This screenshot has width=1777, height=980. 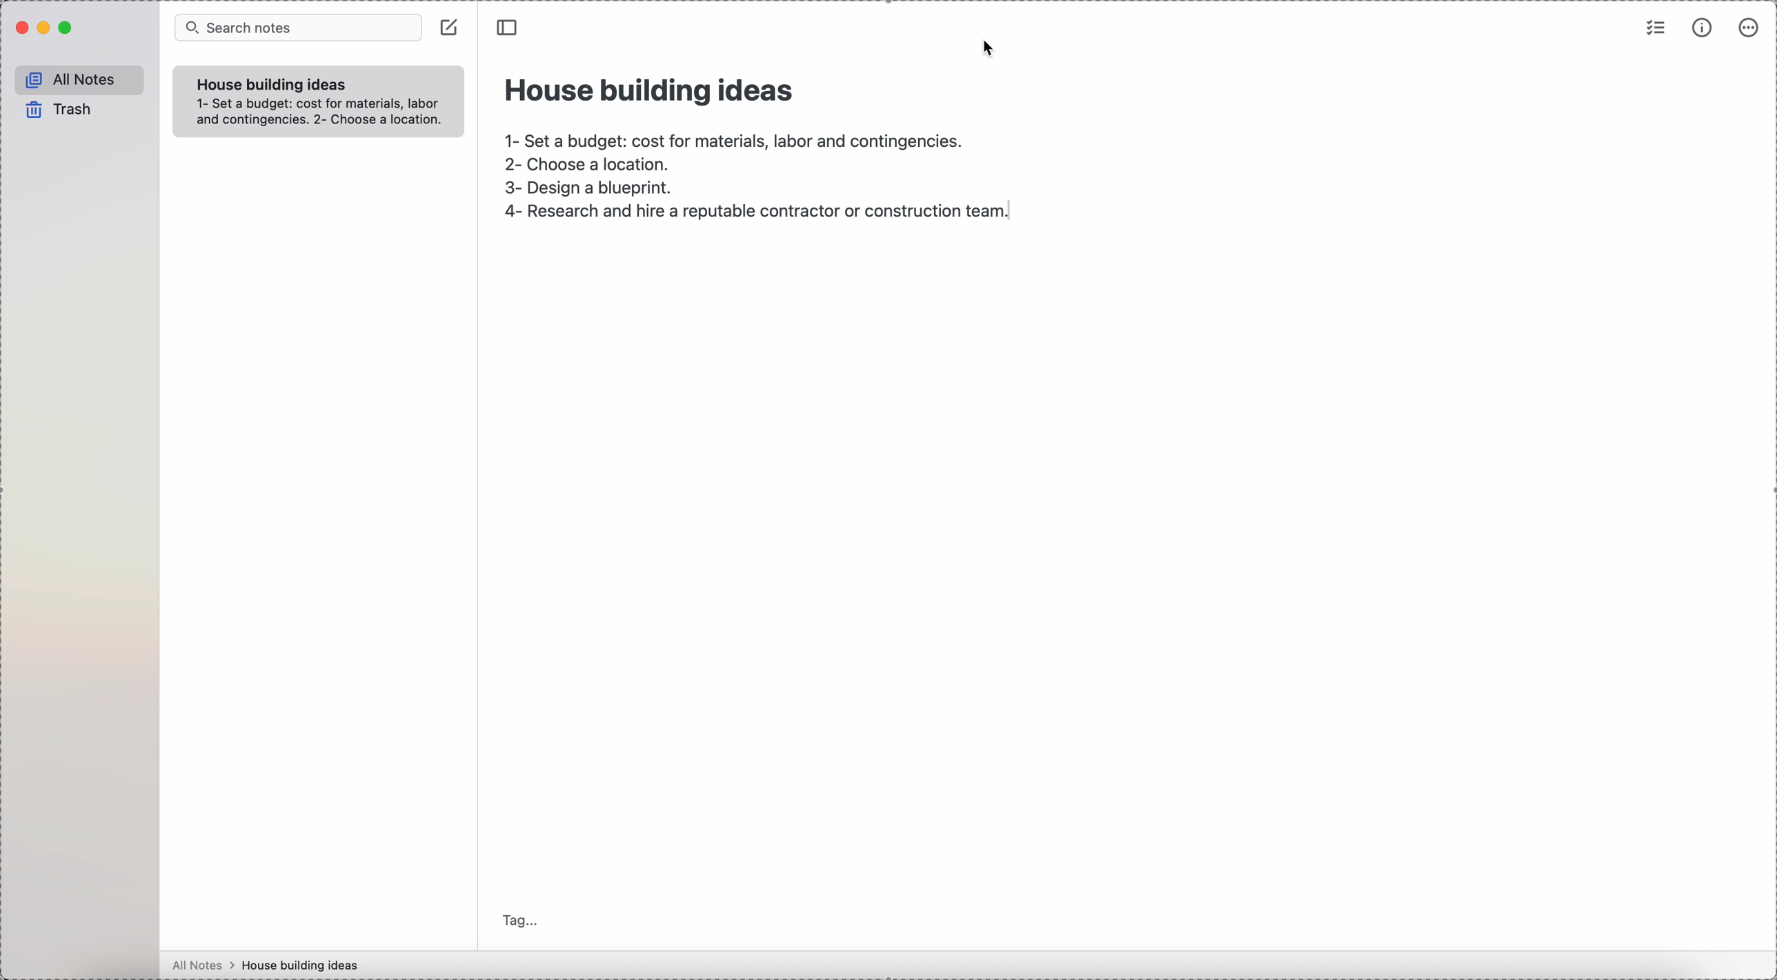 I want to click on house building ideas, so click(x=304, y=965).